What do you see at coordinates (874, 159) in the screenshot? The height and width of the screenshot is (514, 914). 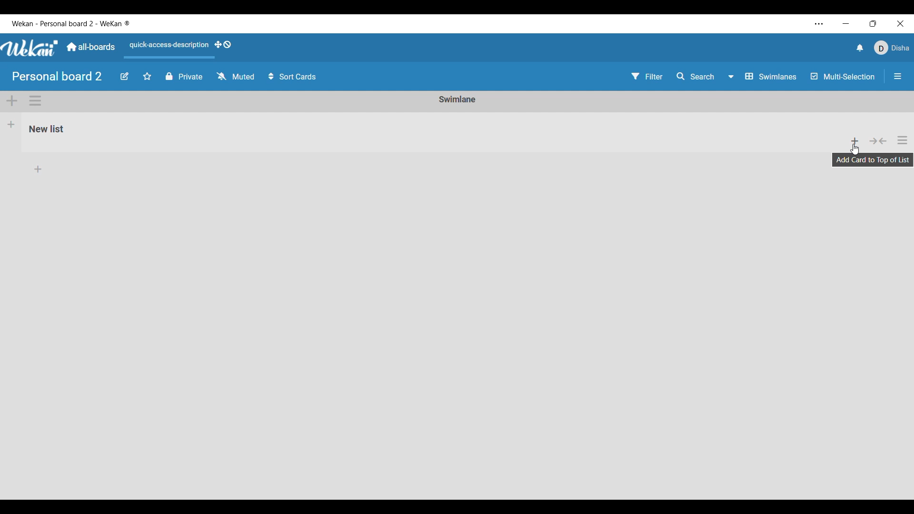 I see `Description of selected icon` at bounding box center [874, 159].